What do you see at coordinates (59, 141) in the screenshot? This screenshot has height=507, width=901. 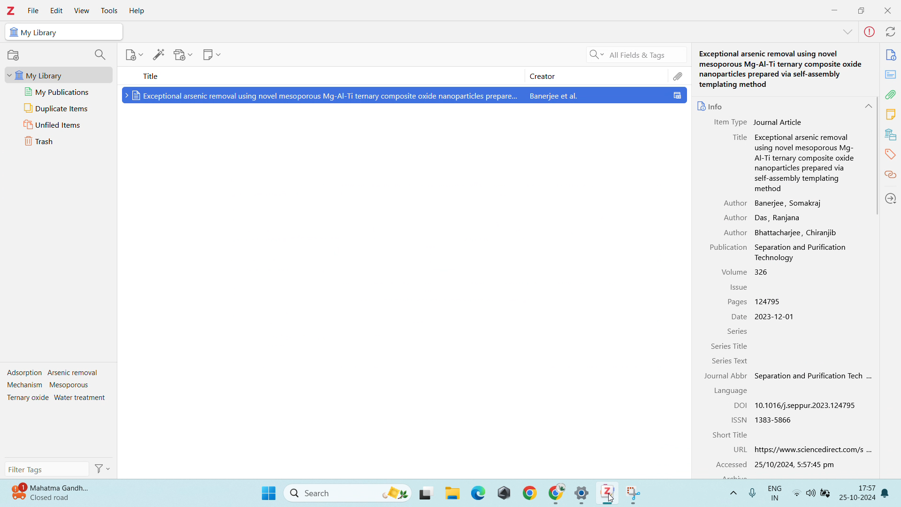 I see `trash` at bounding box center [59, 141].